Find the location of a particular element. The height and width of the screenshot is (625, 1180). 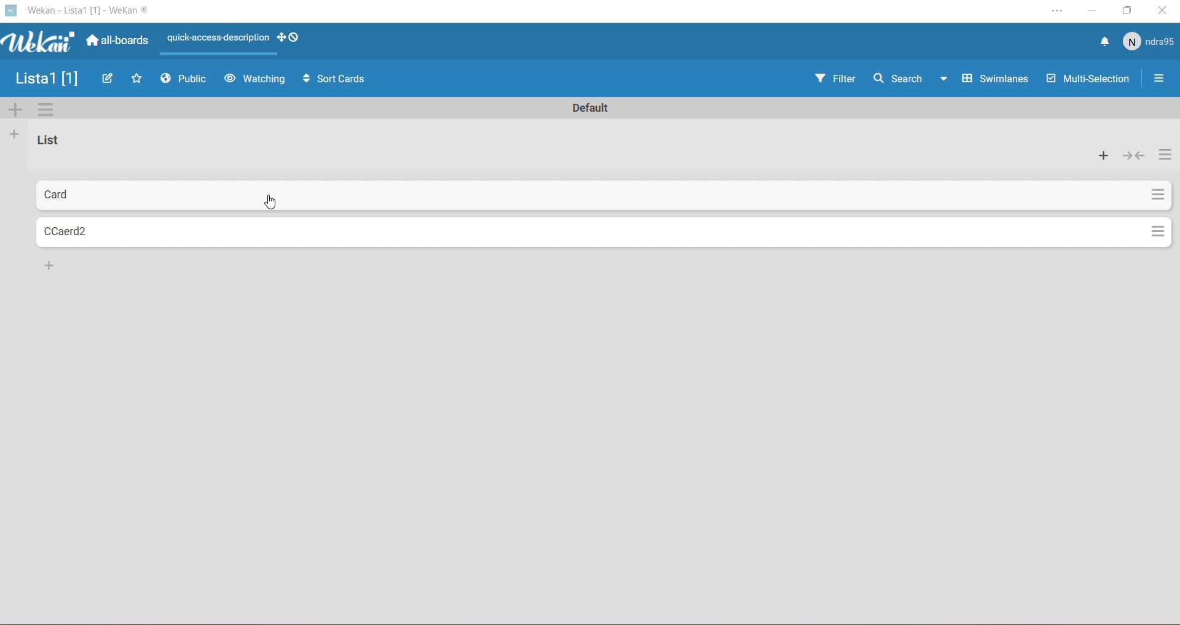

cursor is located at coordinates (271, 203).